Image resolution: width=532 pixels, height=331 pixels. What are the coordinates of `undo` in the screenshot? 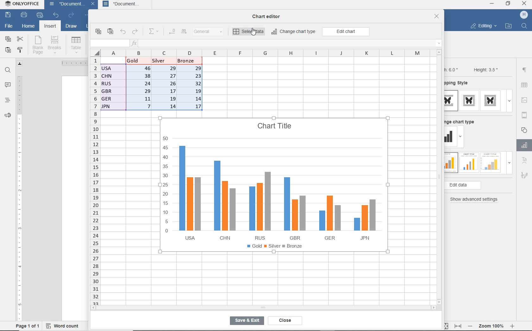 It's located at (56, 16).